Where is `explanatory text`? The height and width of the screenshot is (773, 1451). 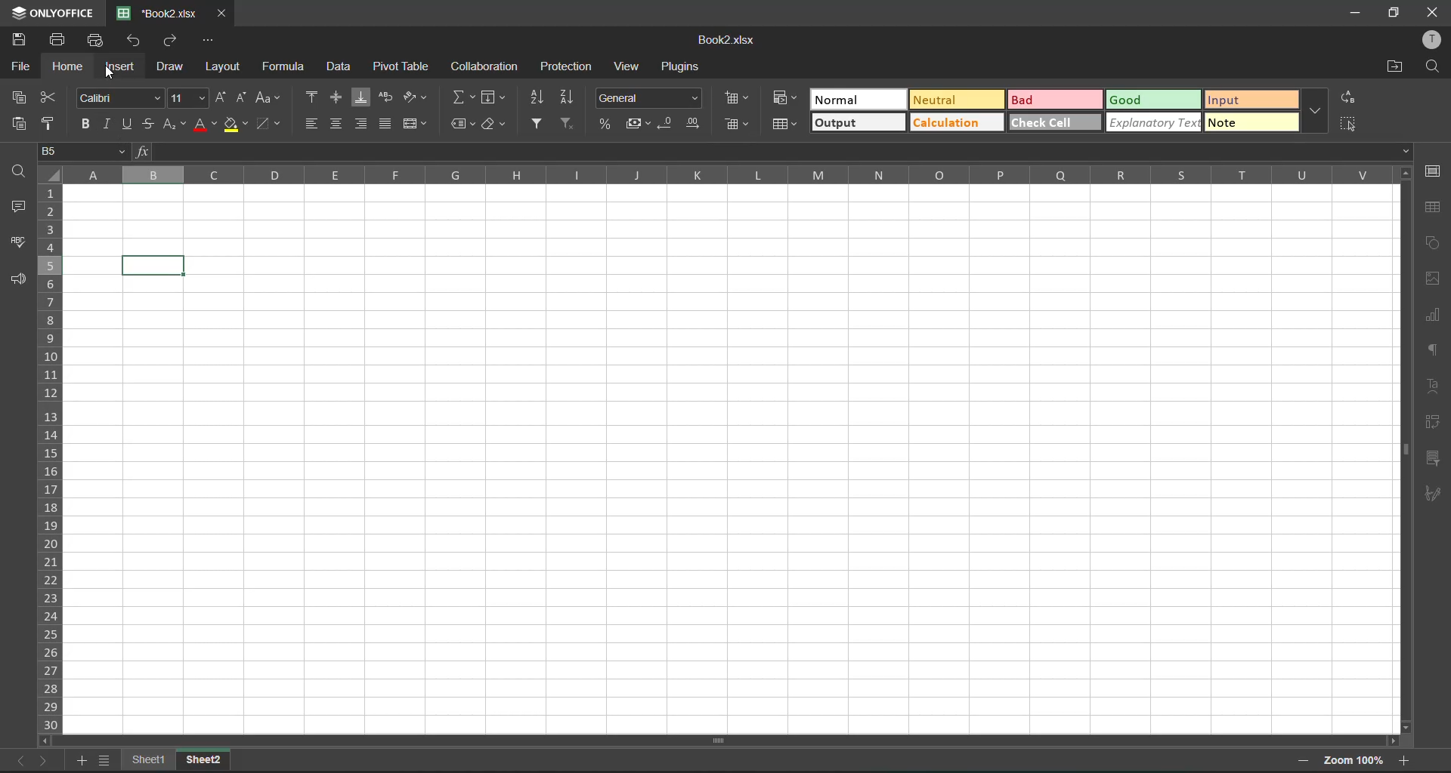 explanatory text is located at coordinates (1152, 122).